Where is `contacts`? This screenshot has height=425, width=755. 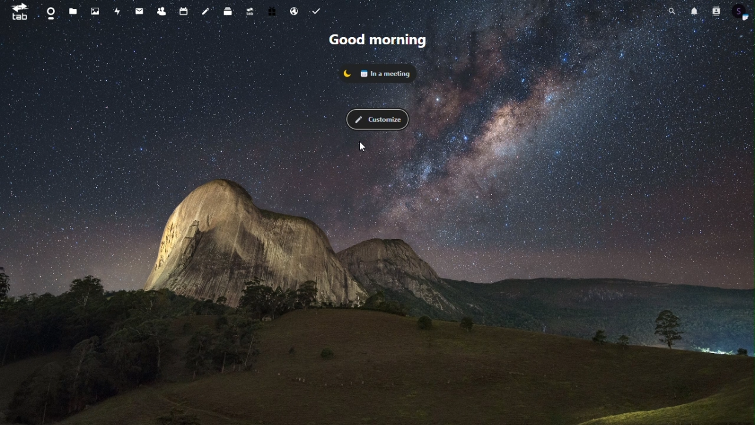
contacts is located at coordinates (716, 11).